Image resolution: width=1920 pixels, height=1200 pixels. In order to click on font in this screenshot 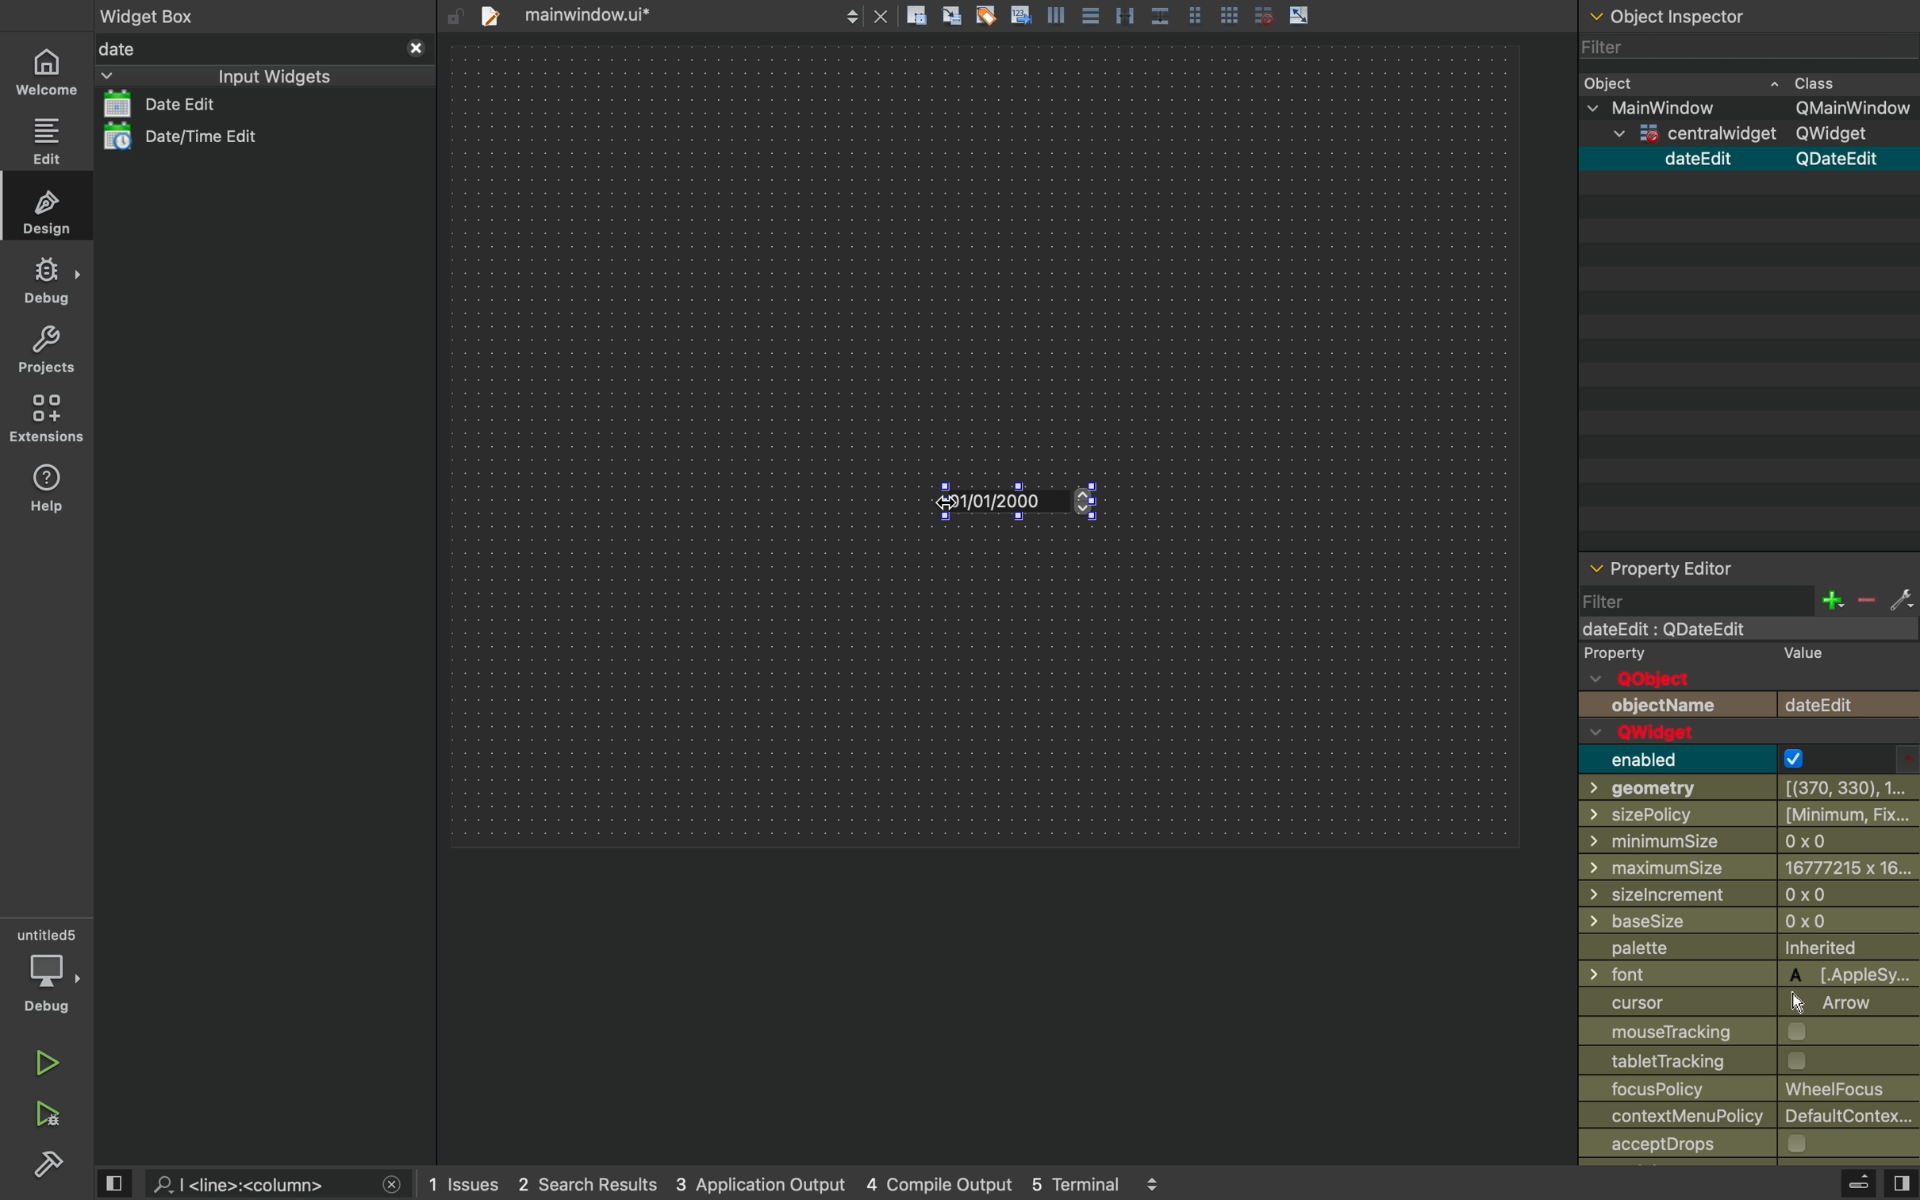, I will do `click(1753, 975)`.